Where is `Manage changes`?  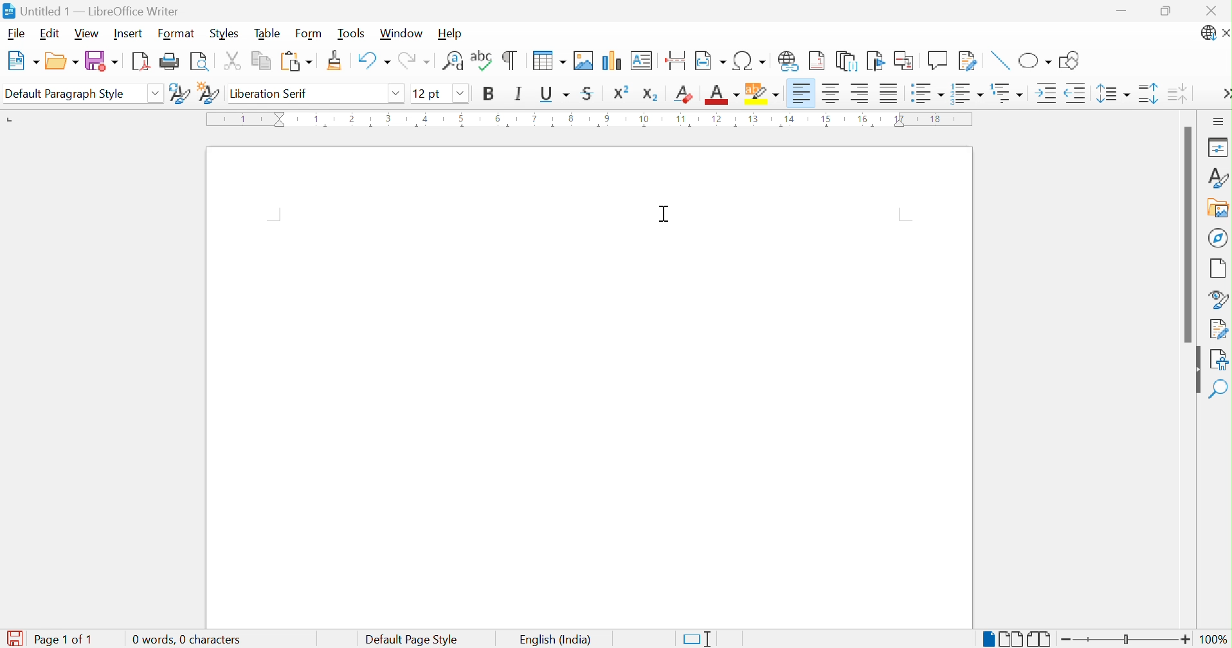
Manage changes is located at coordinates (1218, 330).